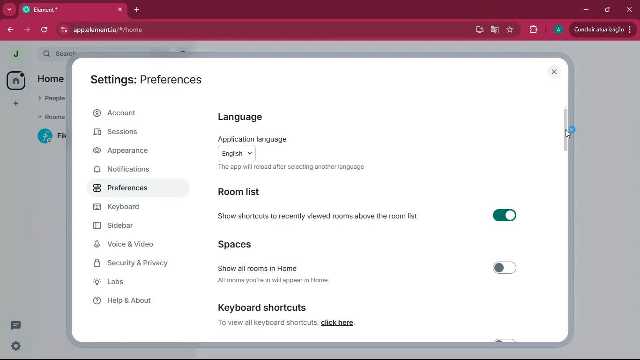 This screenshot has width=640, height=360. Describe the element at coordinates (127, 207) in the screenshot. I see `Keyboard` at that location.